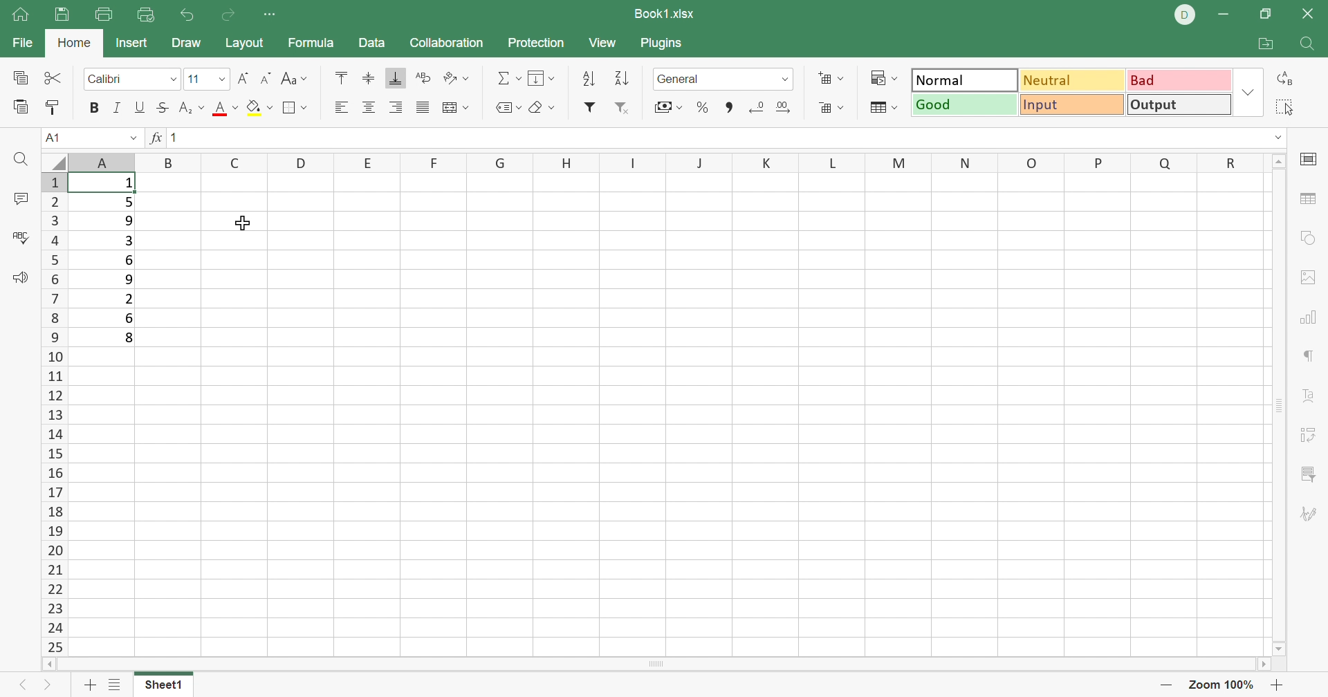  Describe the element at coordinates (661, 665) in the screenshot. I see `Scroll Bar` at that location.